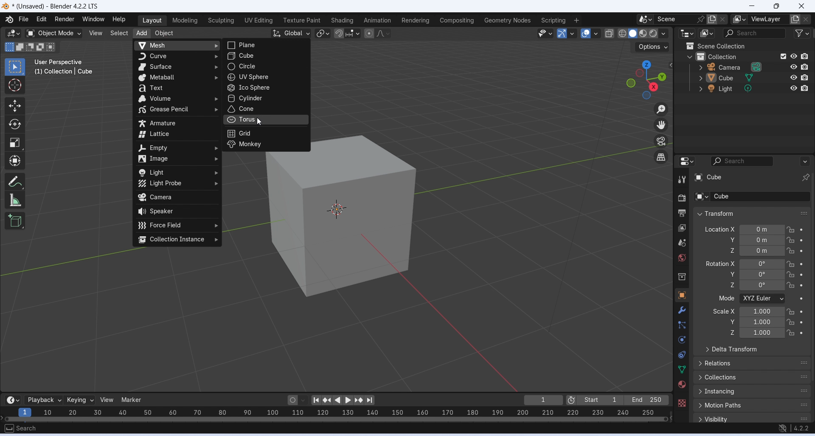 This screenshot has width=815, height=436. What do you see at coordinates (266, 109) in the screenshot?
I see `cone` at bounding box center [266, 109].